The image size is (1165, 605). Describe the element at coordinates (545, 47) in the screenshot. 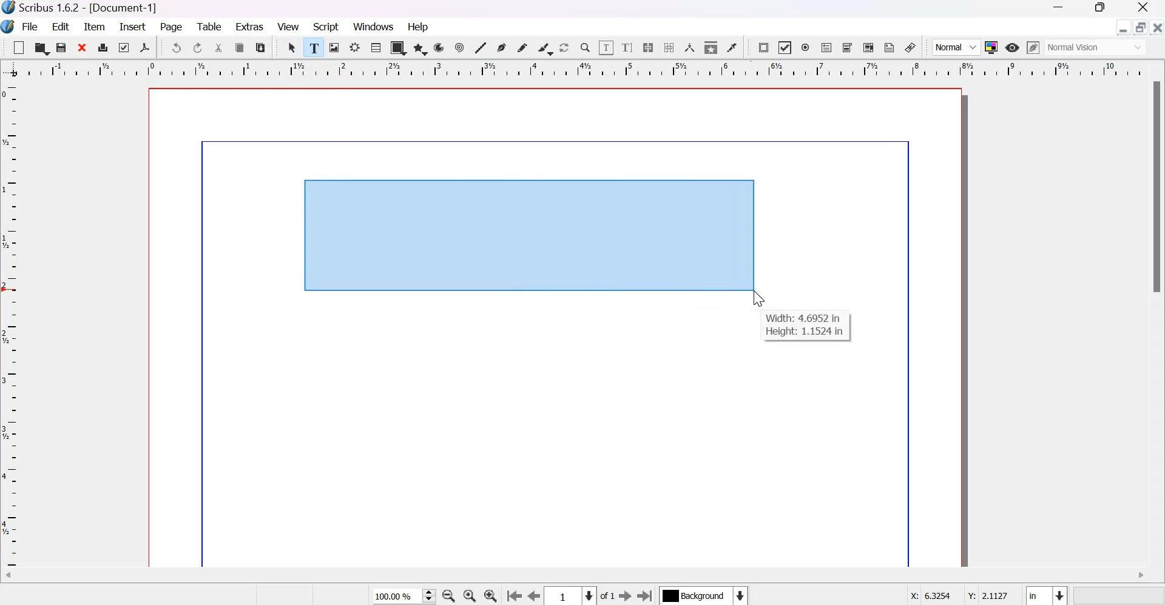

I see `Calligraphic line` at that location.